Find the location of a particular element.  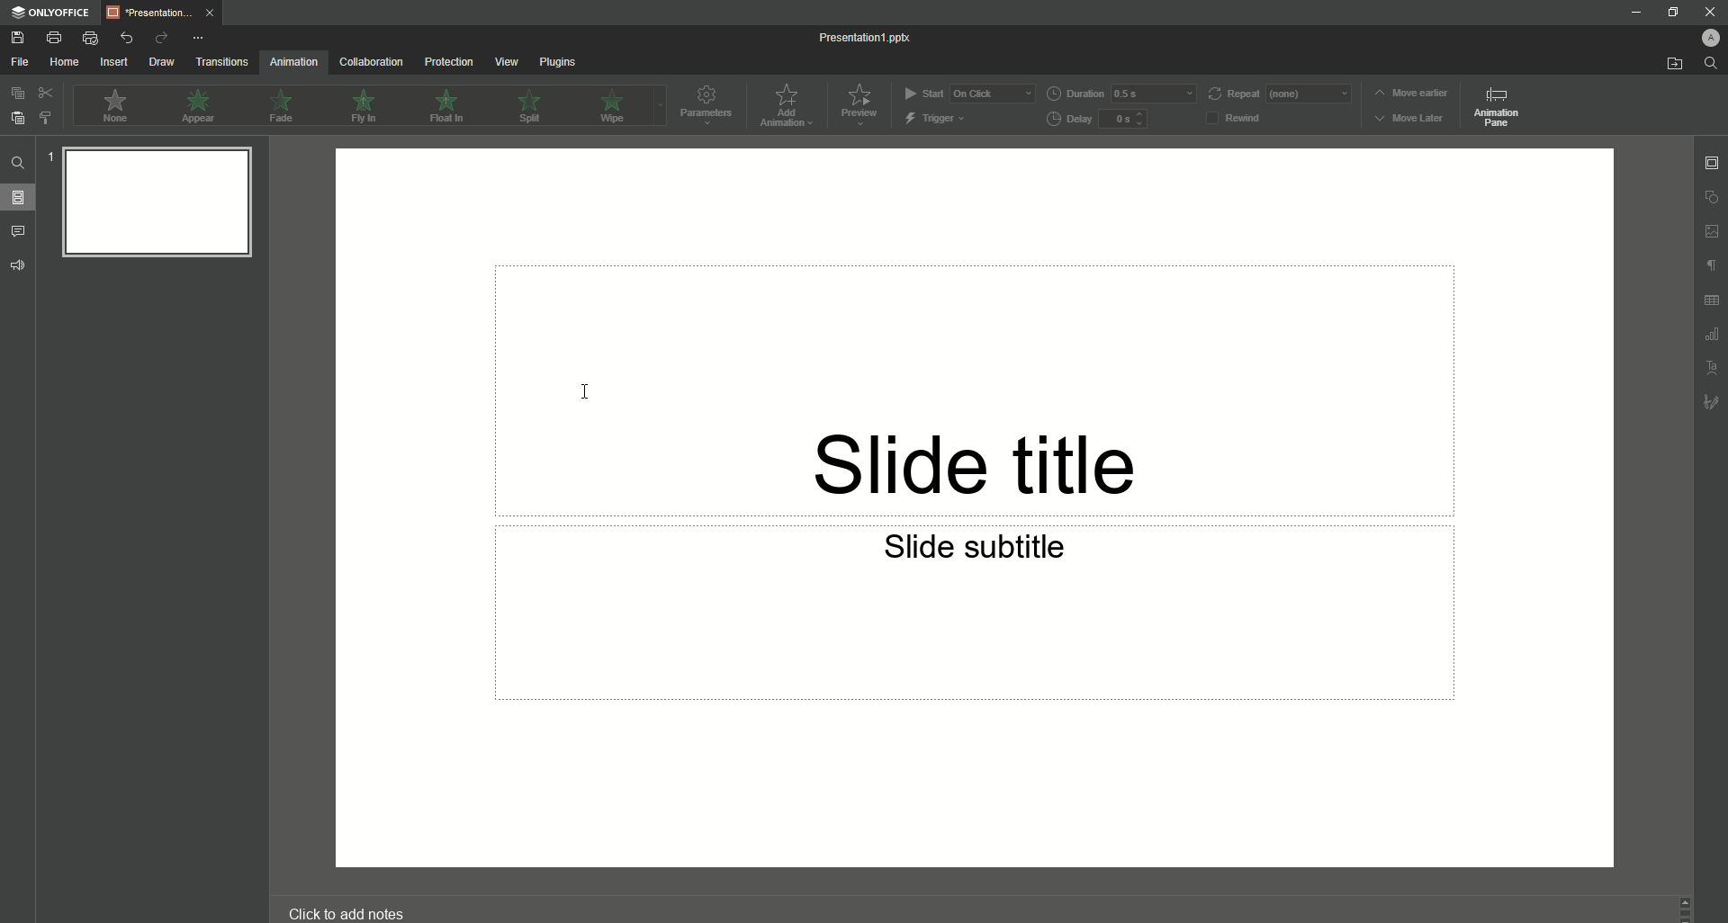

More Options is located at coordinates (196, 38).